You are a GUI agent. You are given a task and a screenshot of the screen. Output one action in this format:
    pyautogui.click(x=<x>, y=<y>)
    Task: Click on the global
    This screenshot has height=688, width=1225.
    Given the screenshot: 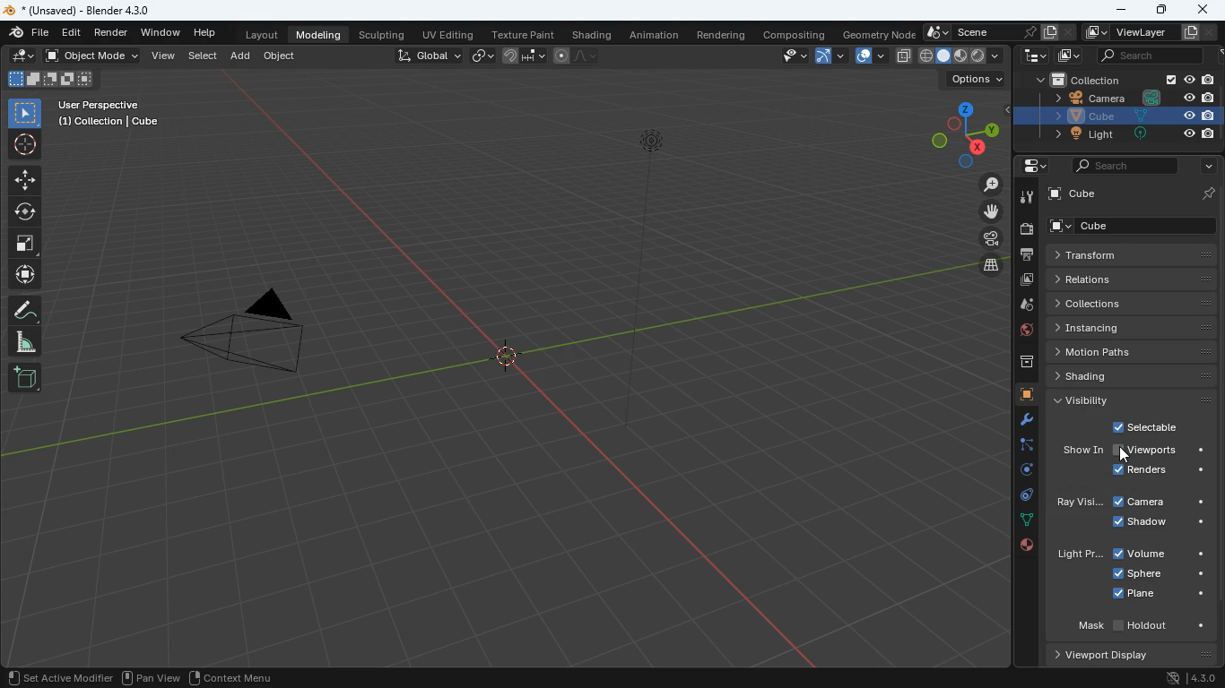 What is the action you would take?
    pyautogui.click(x=421, y=56)
    